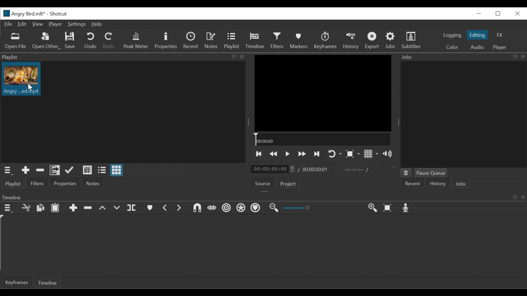 Image resolution: width=527 pixels, height=296 pixels. Describe the element at coordinates (211, 40) in the screenshot. I see `Notes` at that location.